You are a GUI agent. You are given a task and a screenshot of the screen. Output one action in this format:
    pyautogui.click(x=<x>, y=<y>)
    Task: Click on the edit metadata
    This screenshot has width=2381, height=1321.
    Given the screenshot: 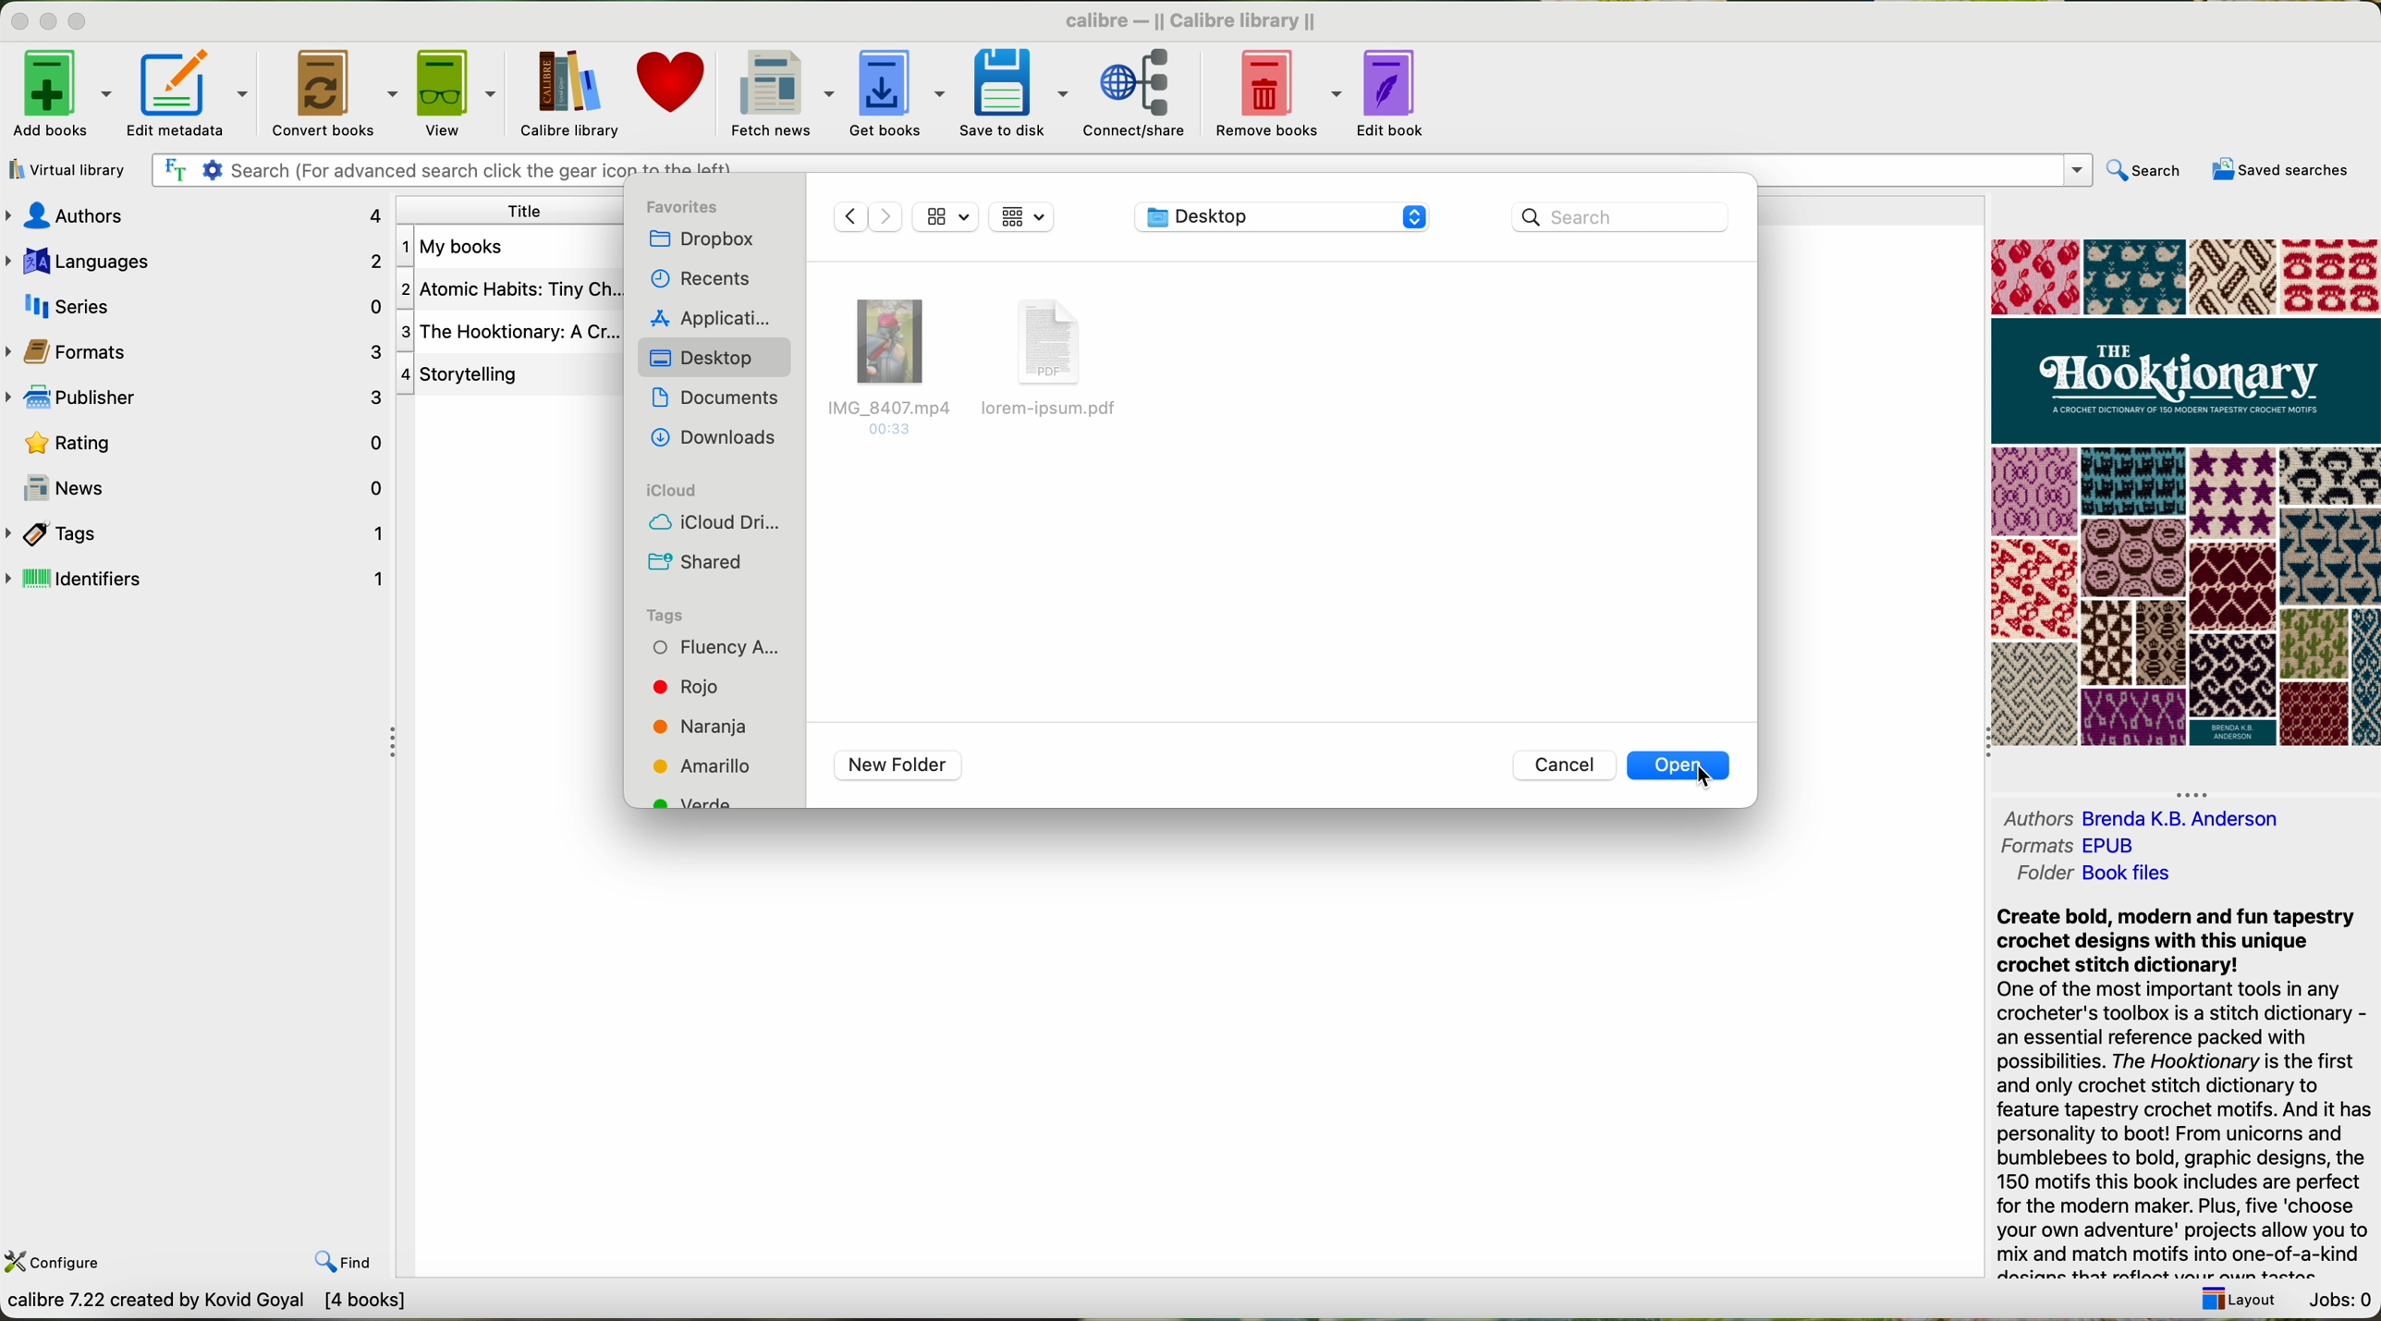 What is the action you would take?
    pyautogui.click(x=189, y=94)
    